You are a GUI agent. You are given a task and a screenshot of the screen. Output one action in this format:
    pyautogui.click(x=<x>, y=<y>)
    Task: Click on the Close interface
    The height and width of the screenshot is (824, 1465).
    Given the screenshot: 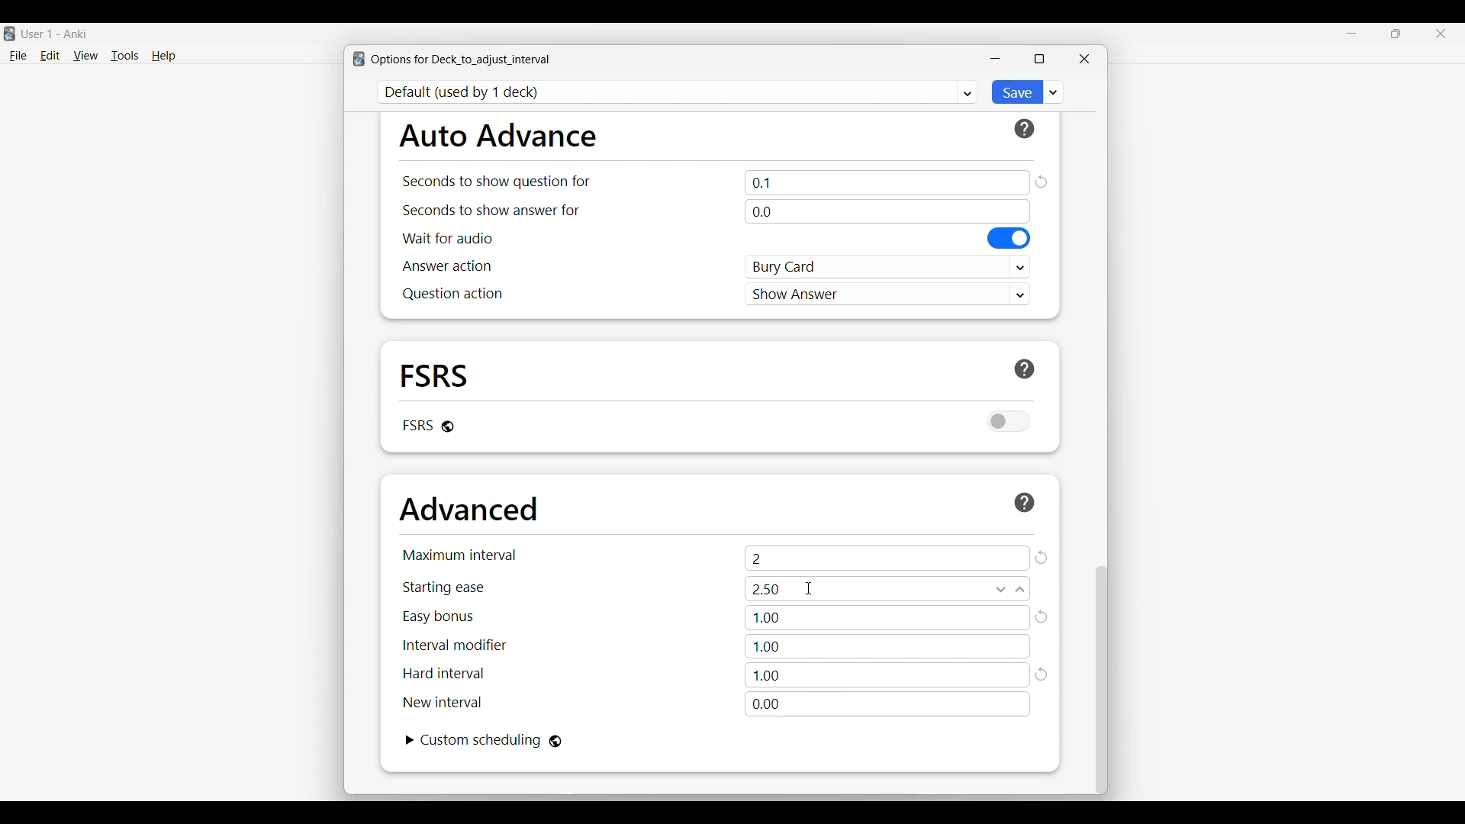 What is the action you would take?
    pyautogui.click(x=1441, y=34)
    